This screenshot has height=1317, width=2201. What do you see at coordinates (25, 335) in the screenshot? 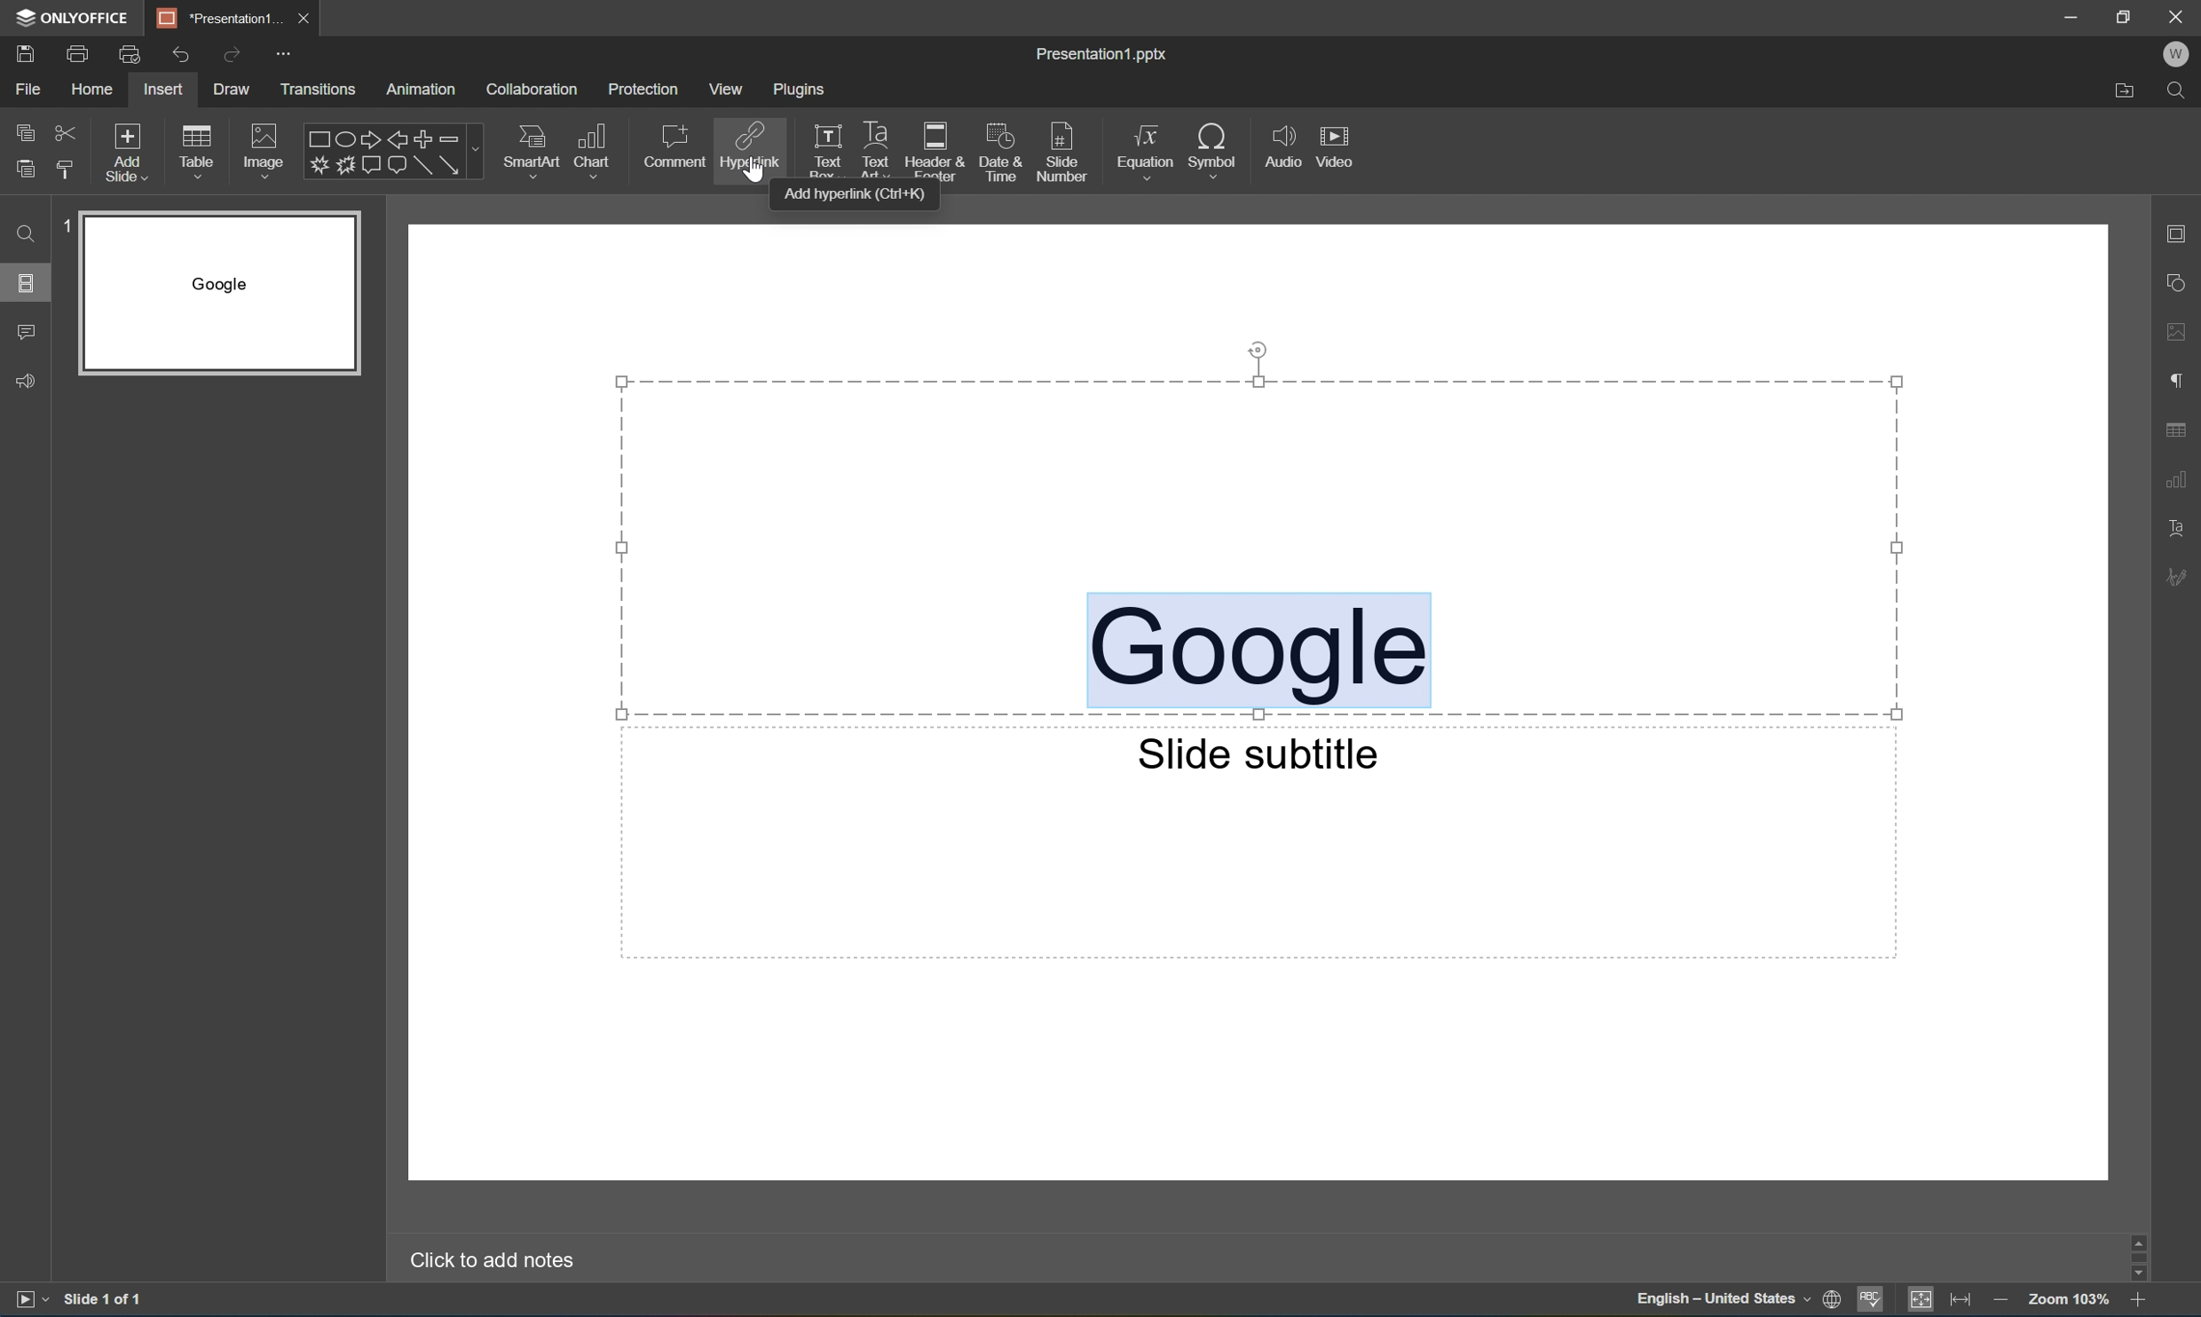
I see `Comments` at bounding box center [25, 335].